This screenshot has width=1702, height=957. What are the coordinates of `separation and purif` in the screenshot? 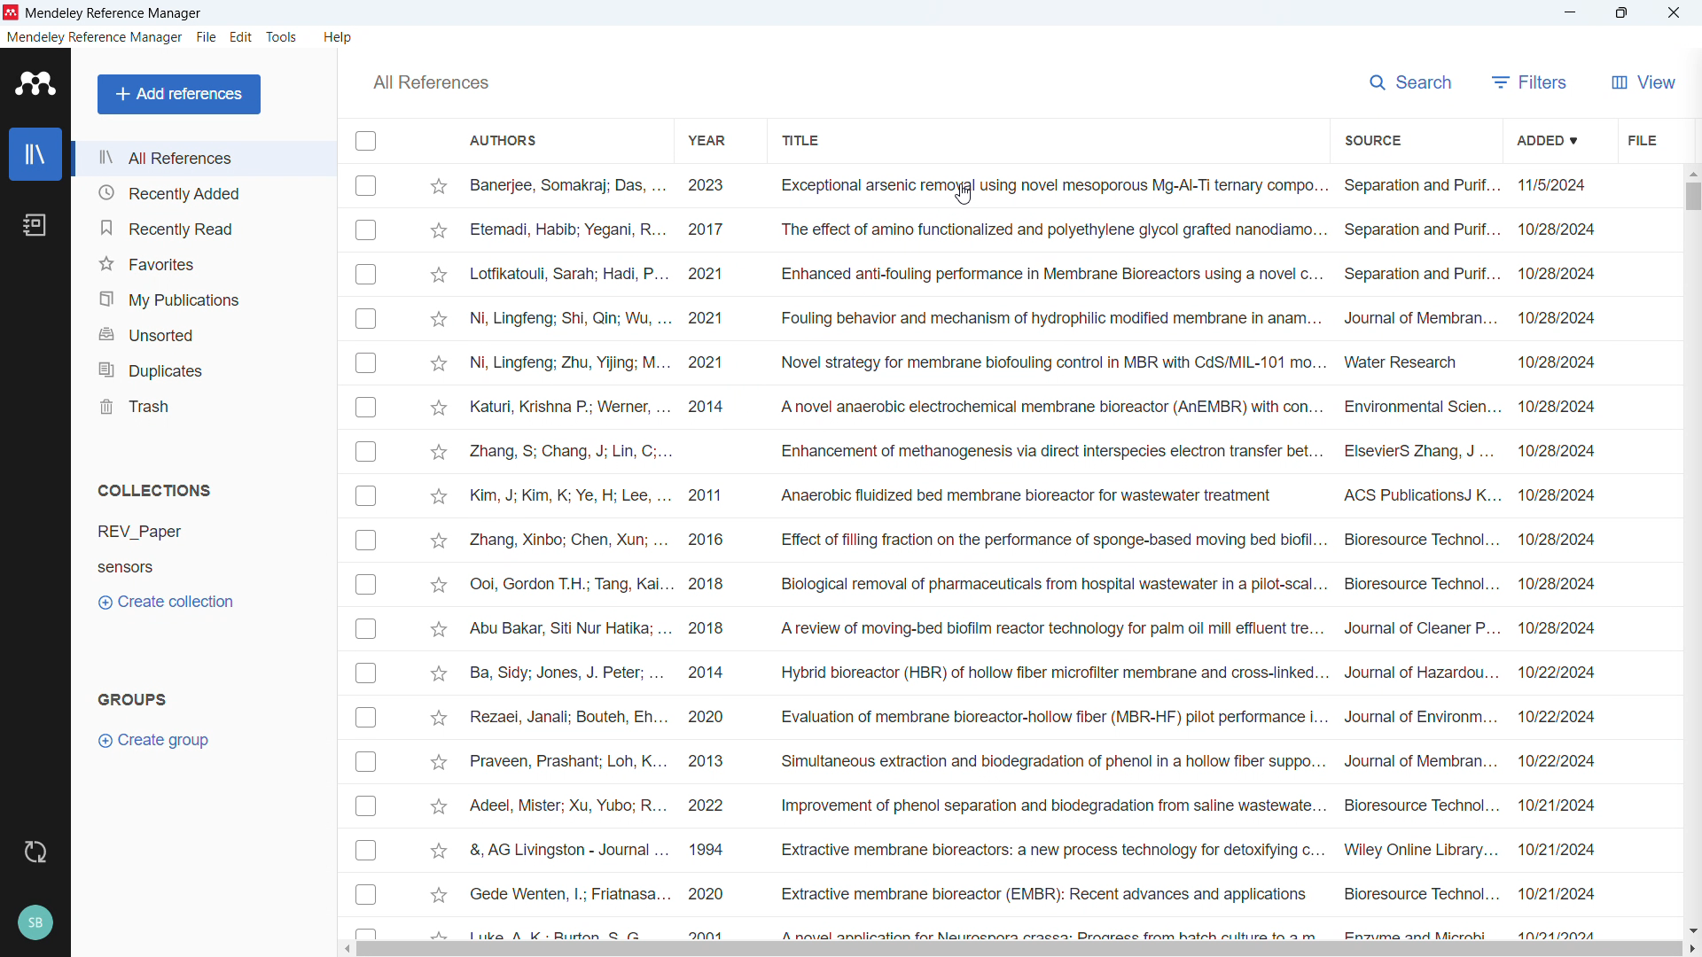 It's located at (1418, 183).